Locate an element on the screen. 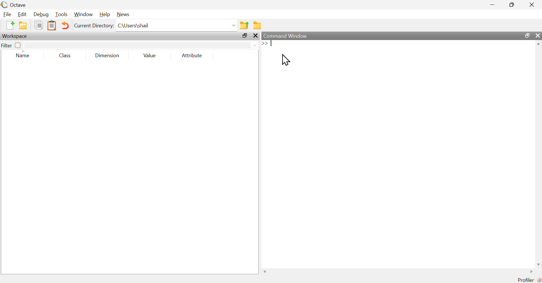 Image resolution: width=542 pixels, height=283 pixels. close is located at coordinates (532, 4).